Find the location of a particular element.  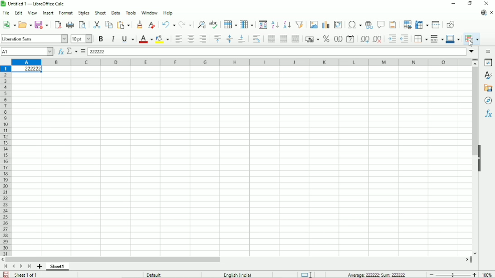

cursor is located at coordinates (471, 43).